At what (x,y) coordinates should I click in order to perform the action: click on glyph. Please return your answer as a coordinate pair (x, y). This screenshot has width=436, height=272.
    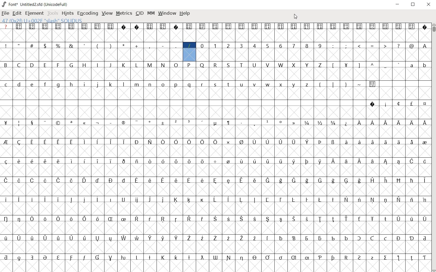
    Looking at the image, I should click on (320, 26).